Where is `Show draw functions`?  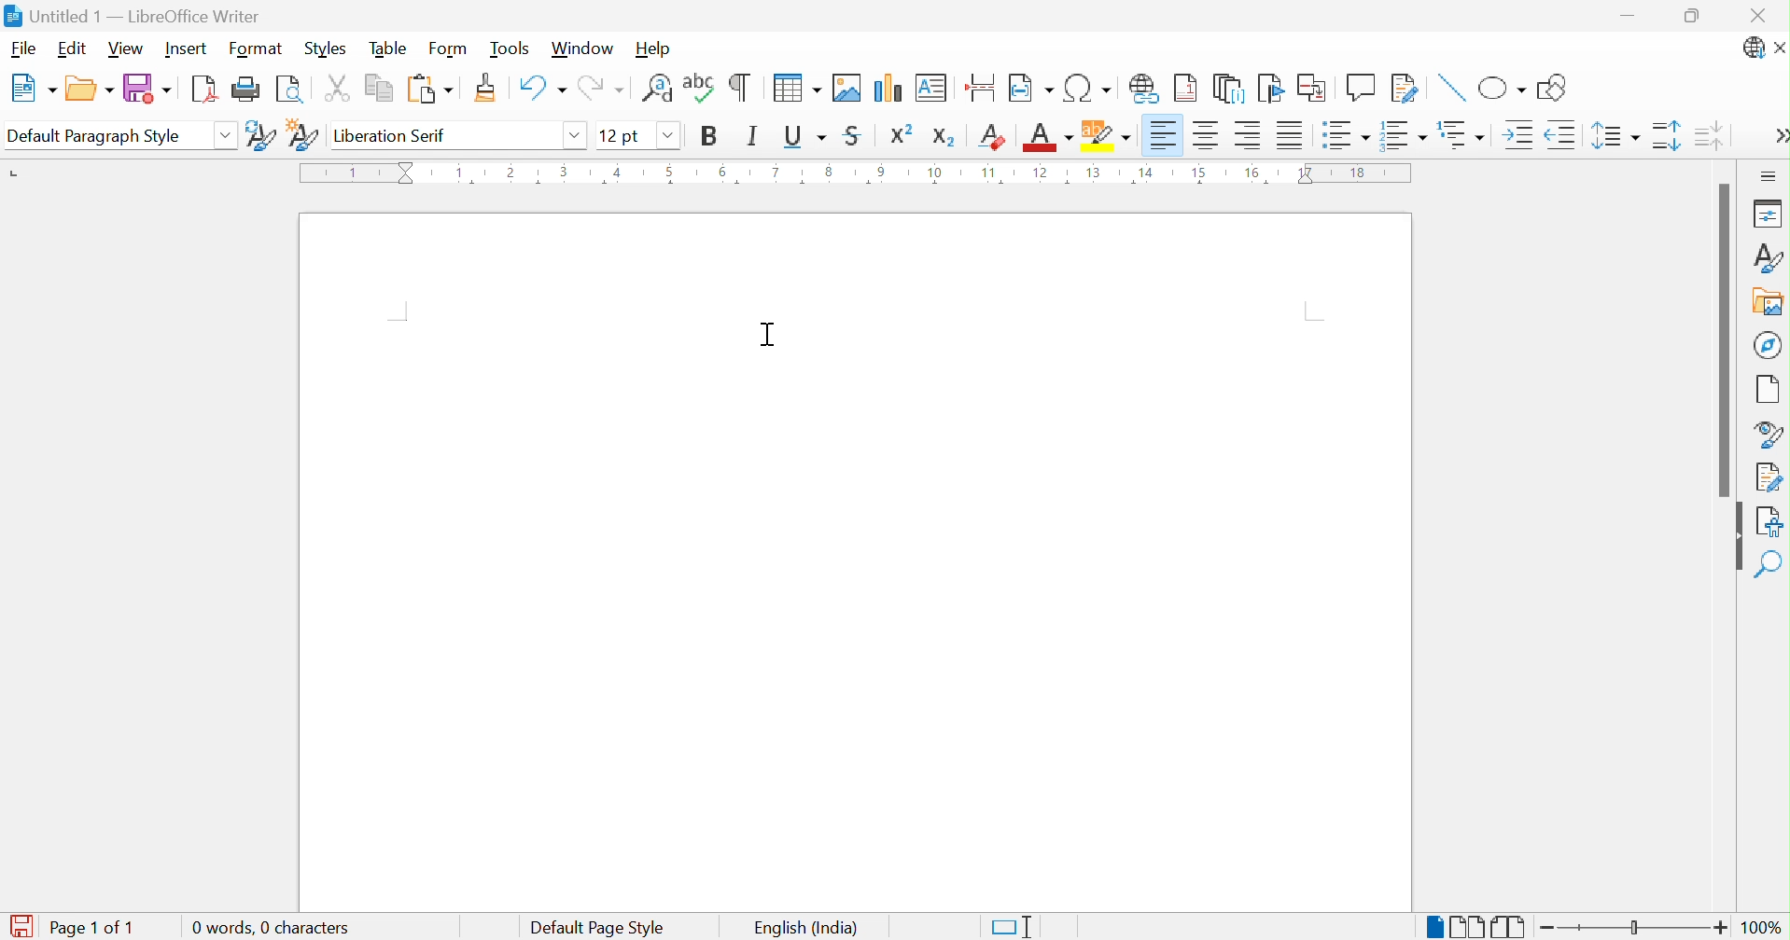
Show draw functions is located at coordinates (1557, 86).